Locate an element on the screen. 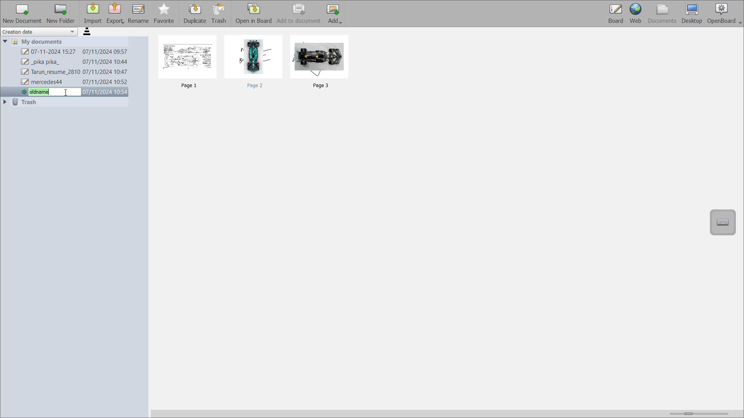 The width and height of the screenshot is (744, 418). _pika pika_ 07/11/2024 10:44 is located at coordinates (74, 62).